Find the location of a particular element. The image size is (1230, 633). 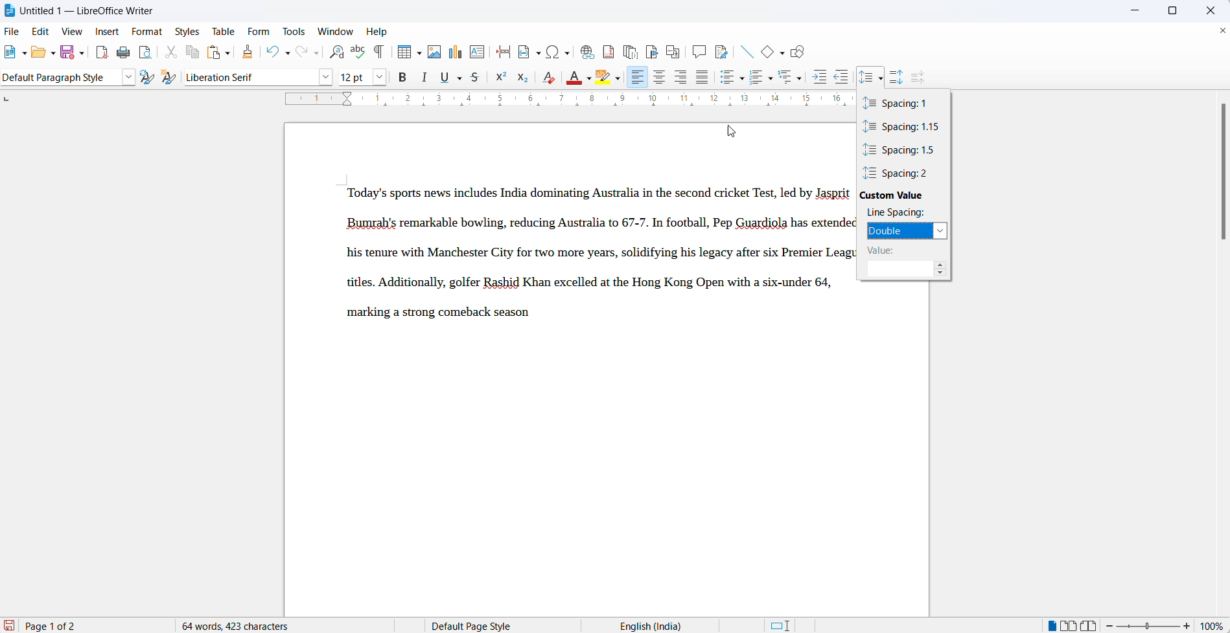

new style from selections is located at coordinates (169, 76).